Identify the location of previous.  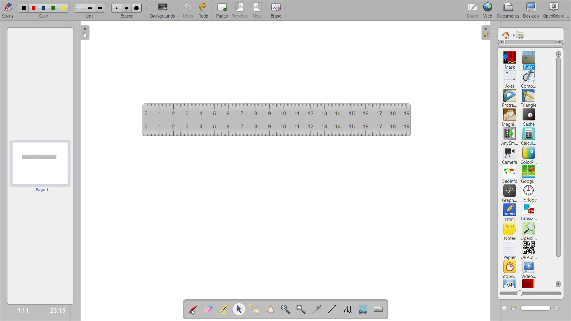
(240, 10).